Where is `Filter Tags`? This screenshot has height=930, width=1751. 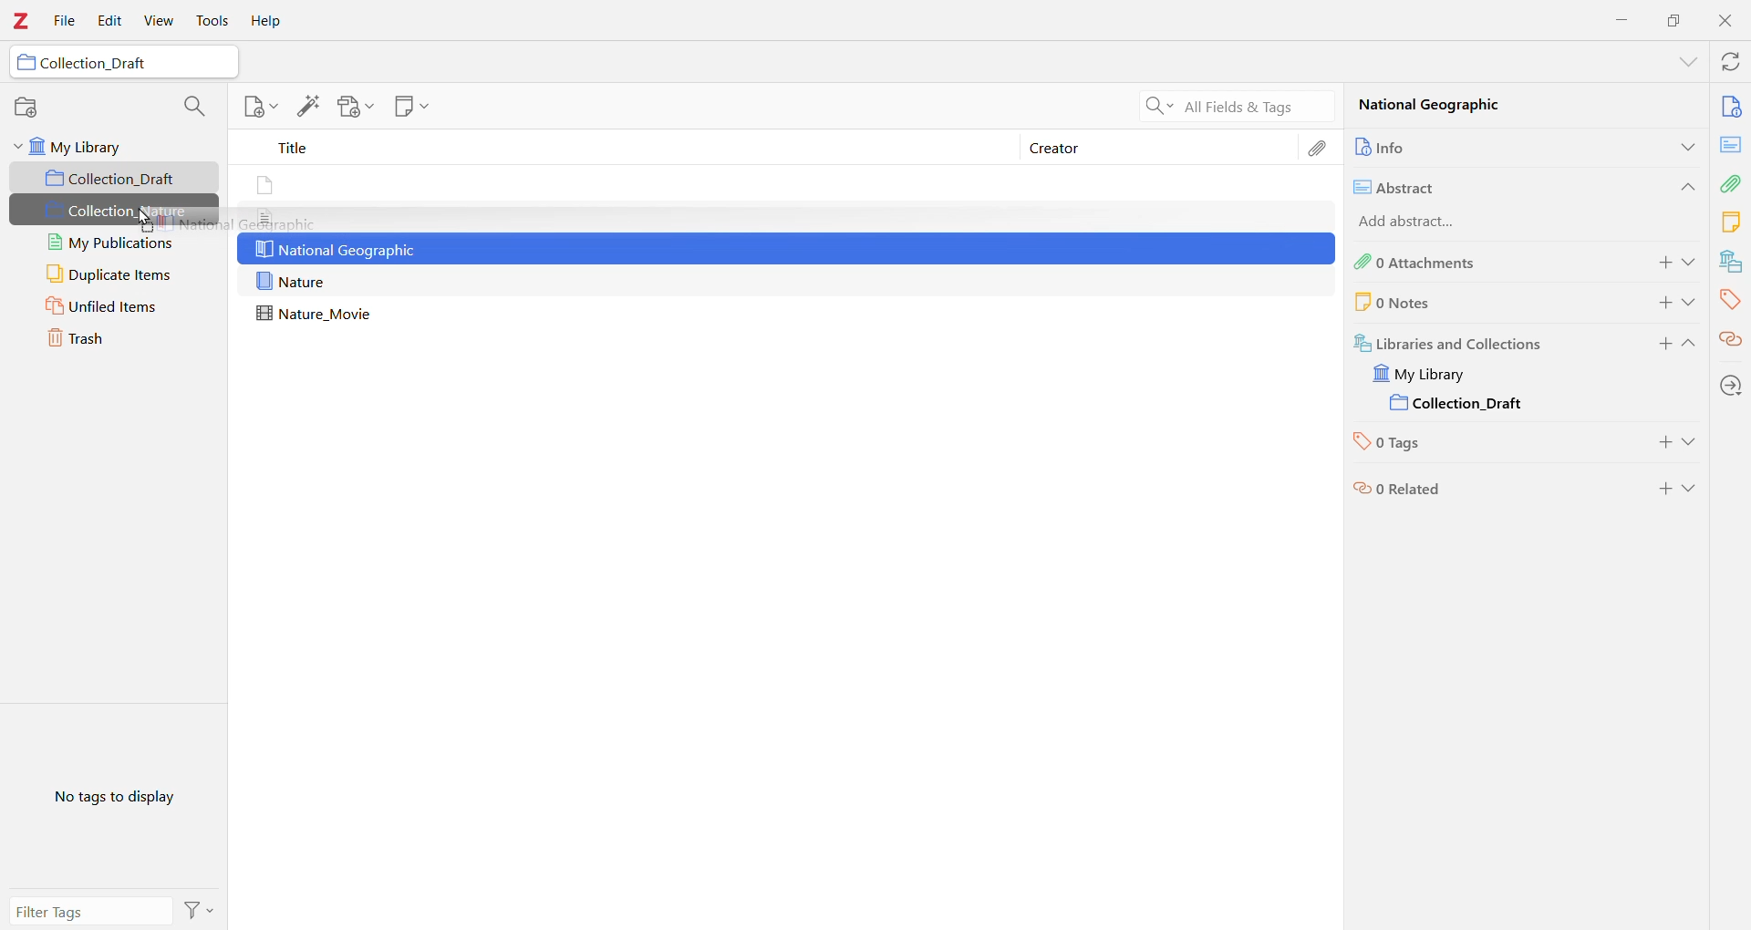 Filter Tags is located at coordinates (89, 910).